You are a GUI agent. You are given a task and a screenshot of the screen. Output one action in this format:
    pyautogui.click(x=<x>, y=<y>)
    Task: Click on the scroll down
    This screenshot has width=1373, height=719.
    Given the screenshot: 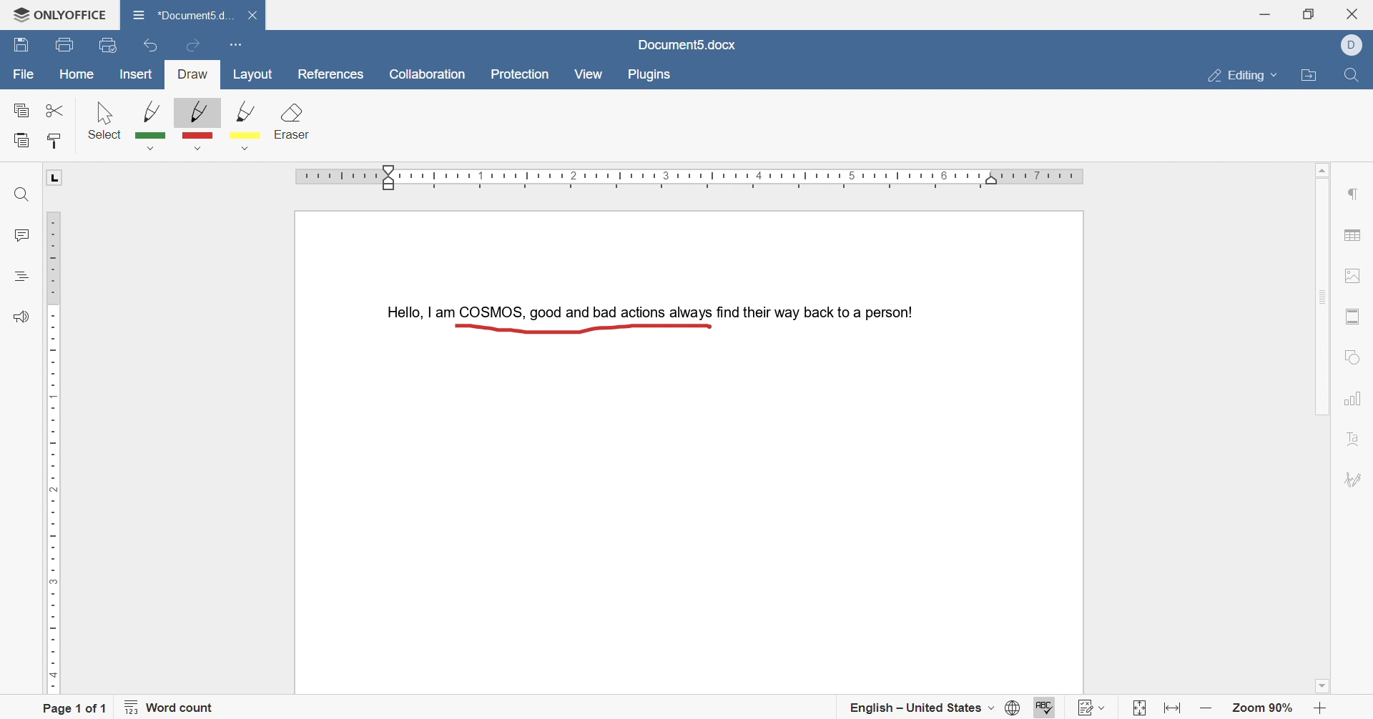 What is the action you would take?
    pyautogui.click(x=1327, y=688)
    